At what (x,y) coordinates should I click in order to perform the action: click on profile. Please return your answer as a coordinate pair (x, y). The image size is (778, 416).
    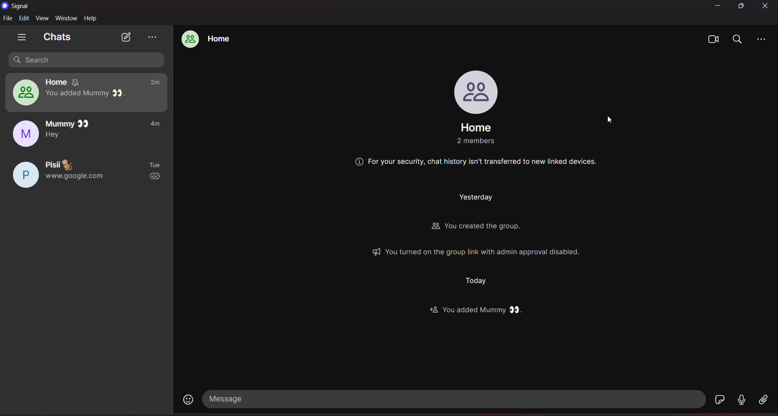
    Looking at the image, I should click on (475, 90).